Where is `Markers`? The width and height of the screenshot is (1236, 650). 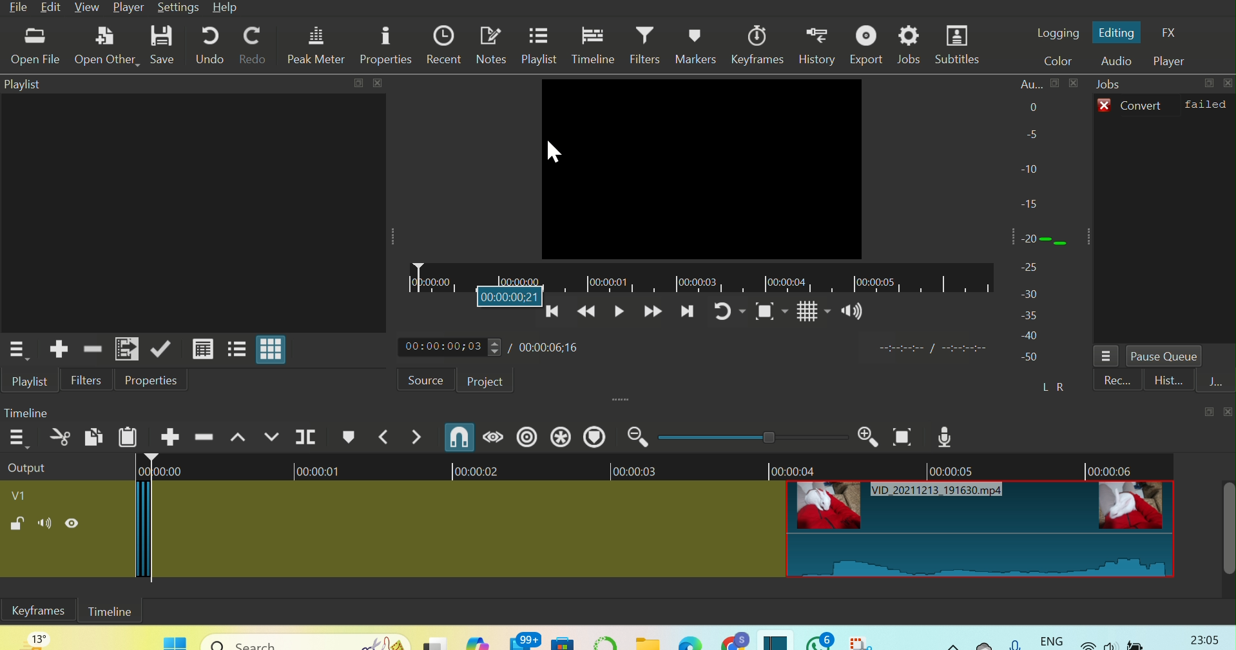 Markers is located at coordinates (696, 45).